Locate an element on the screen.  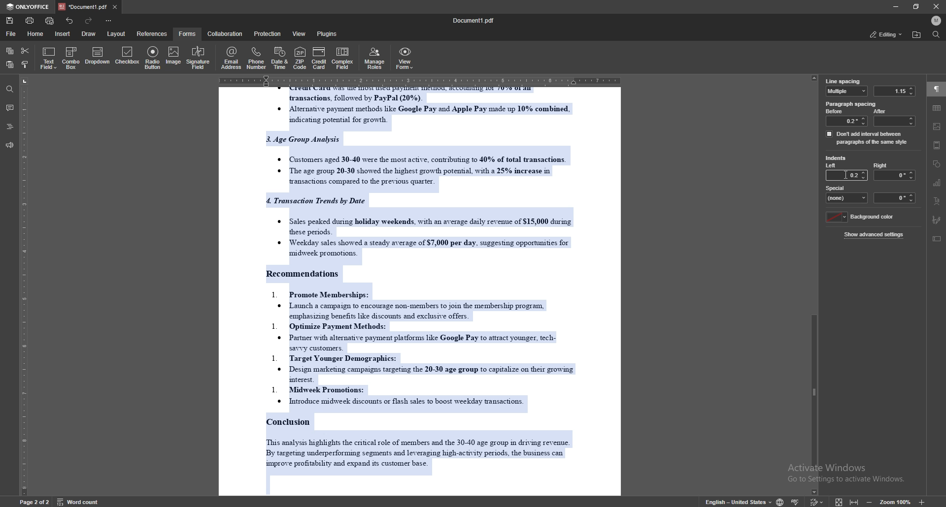
copy style is located at coordinates (26, 65).